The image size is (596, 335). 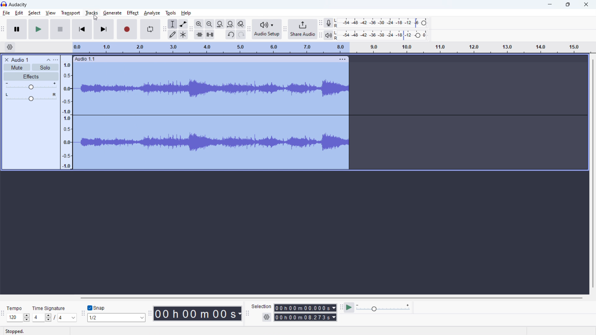 What do you see at coordinates (350, 307) in the screenshot?
I see `play at speed` at bounding box center [350, 307].